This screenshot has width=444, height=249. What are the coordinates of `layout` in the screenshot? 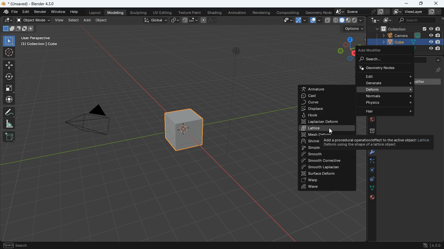 It's located at (95, 12).